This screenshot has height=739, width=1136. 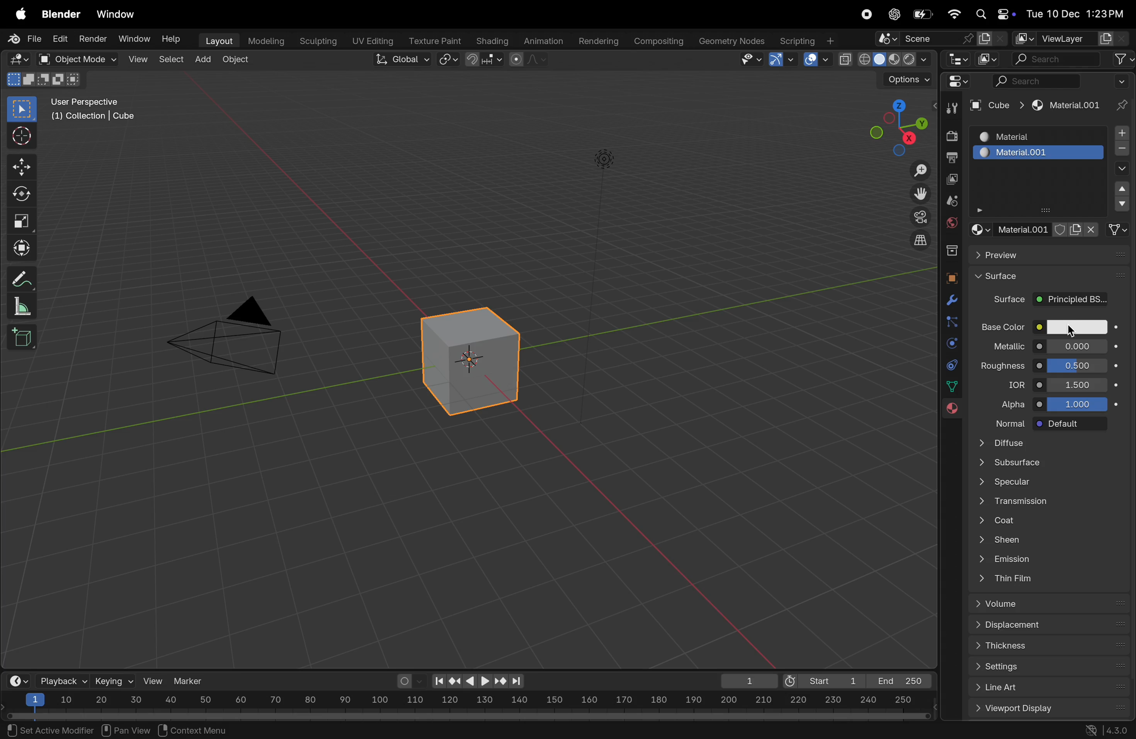 I want to click on material, so click(x=1037, y=135).